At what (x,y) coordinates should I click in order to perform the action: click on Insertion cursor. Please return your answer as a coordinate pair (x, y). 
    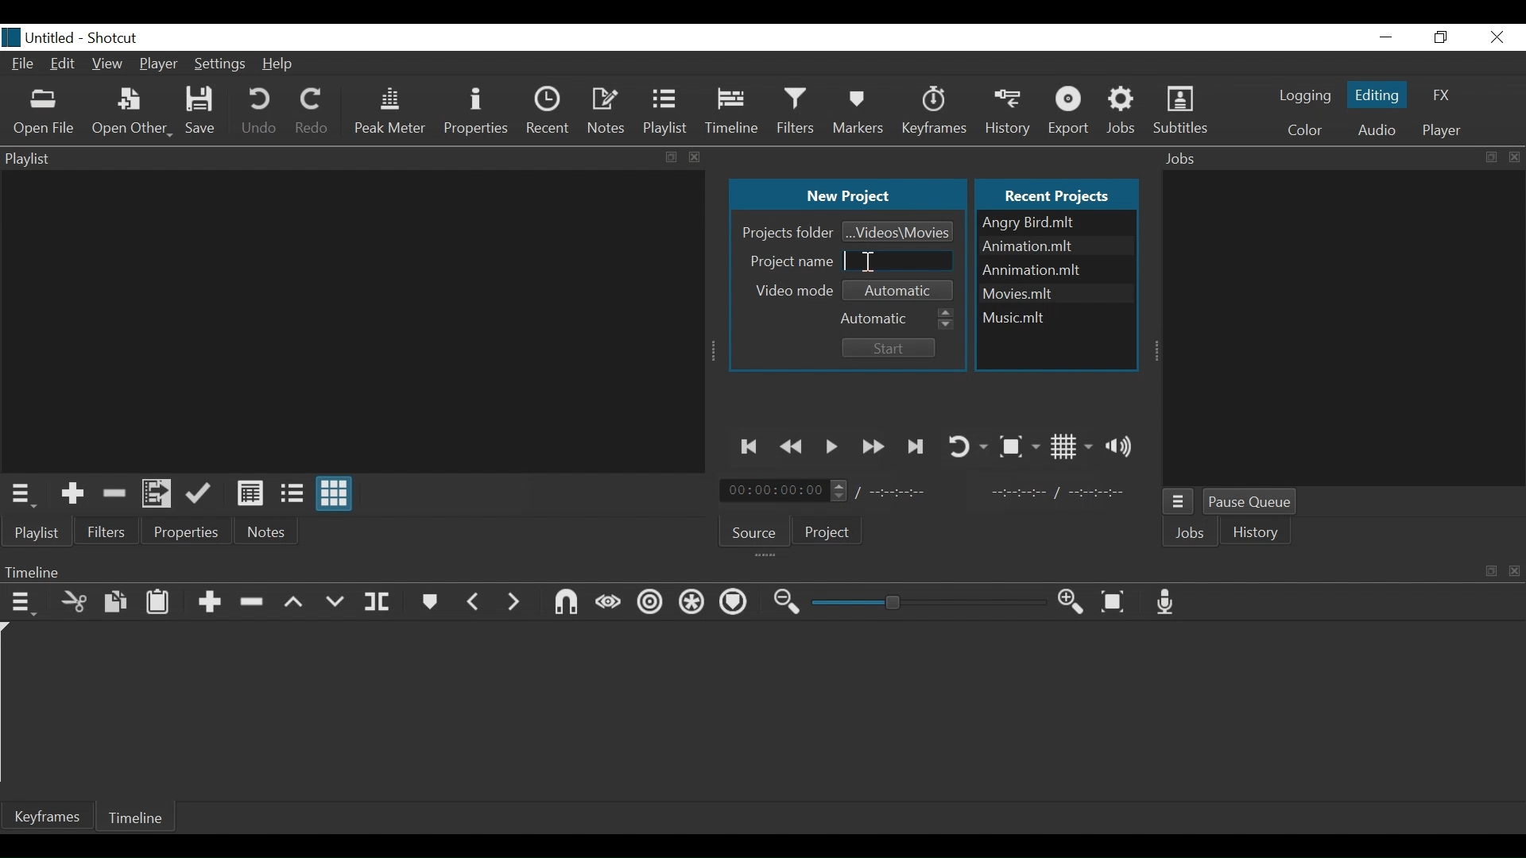
    Looking at the image, I should click on (866, 261).